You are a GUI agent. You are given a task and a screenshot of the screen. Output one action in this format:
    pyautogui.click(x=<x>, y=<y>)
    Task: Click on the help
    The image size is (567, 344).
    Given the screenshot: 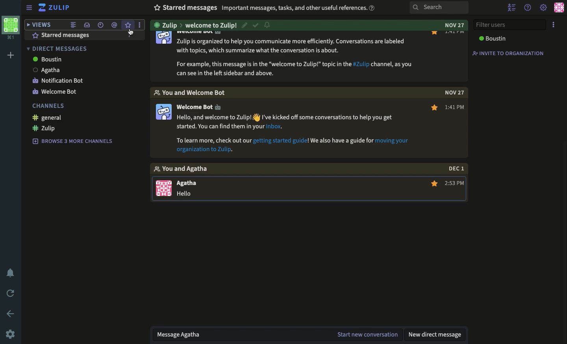 What is the action you would take?
    pyautogui.click(x=528, y=8)
    